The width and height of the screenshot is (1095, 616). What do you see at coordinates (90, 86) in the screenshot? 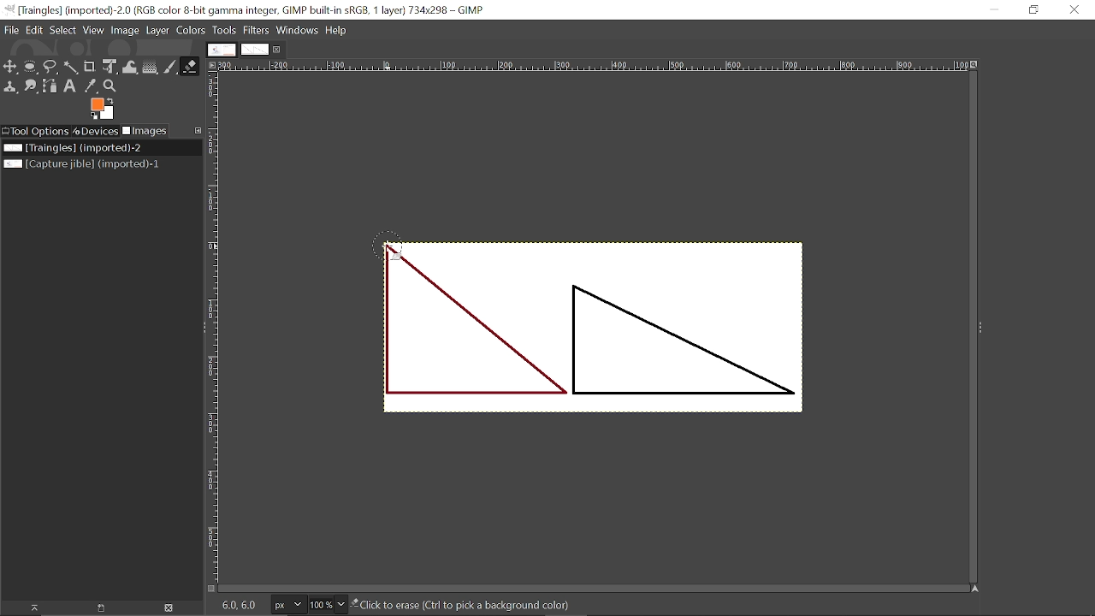
I see `Color picker tool` at bounding box center [90, 86].